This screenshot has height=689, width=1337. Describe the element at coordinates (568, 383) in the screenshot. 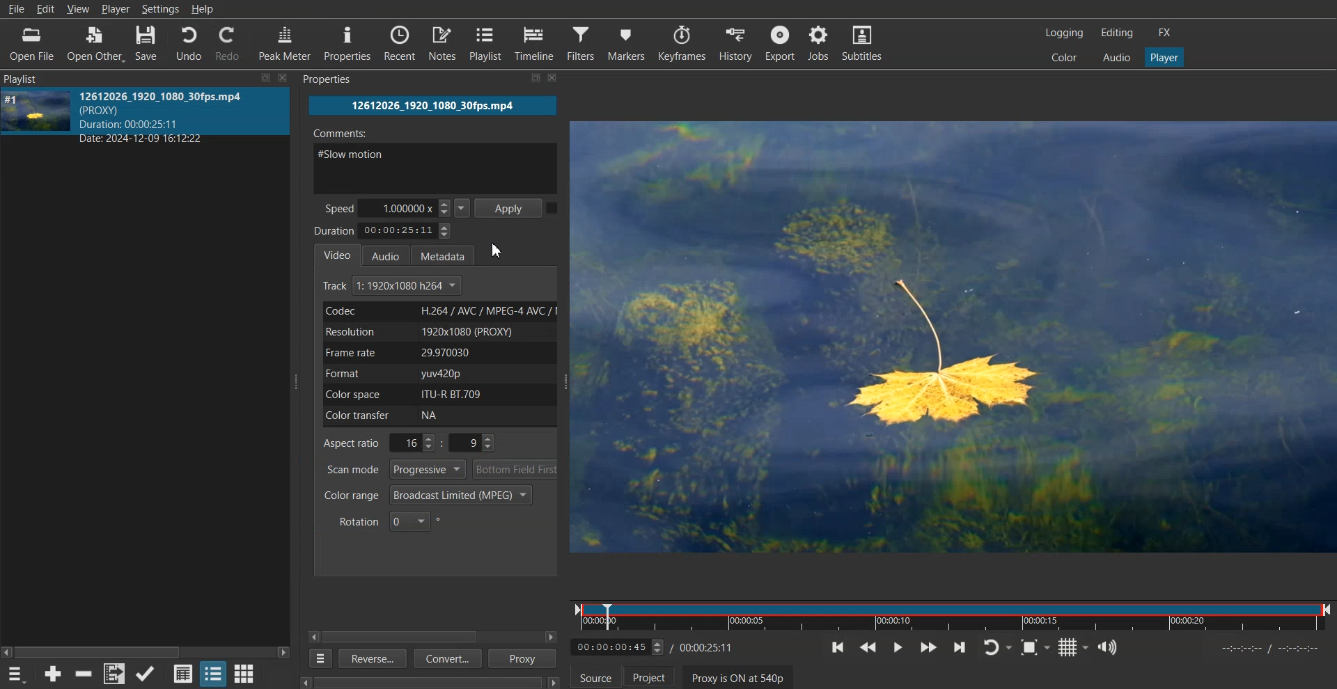

I see `Drag handle` at that location.